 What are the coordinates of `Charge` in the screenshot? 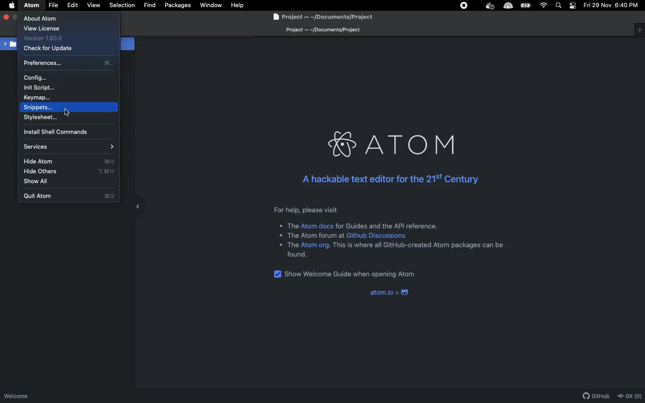 It's located at (527, 5).